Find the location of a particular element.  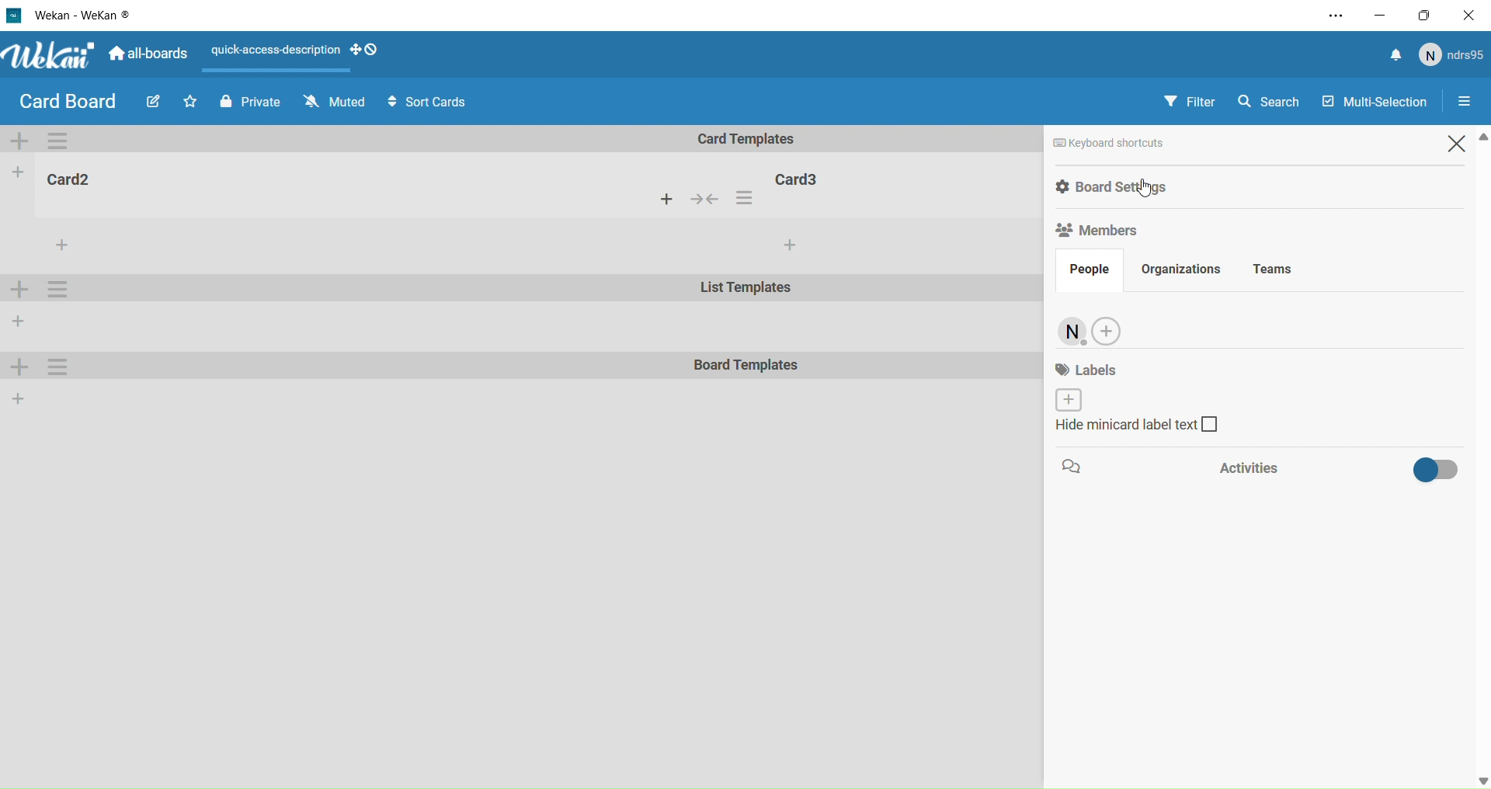

box is located at coordinates (1429, 15).